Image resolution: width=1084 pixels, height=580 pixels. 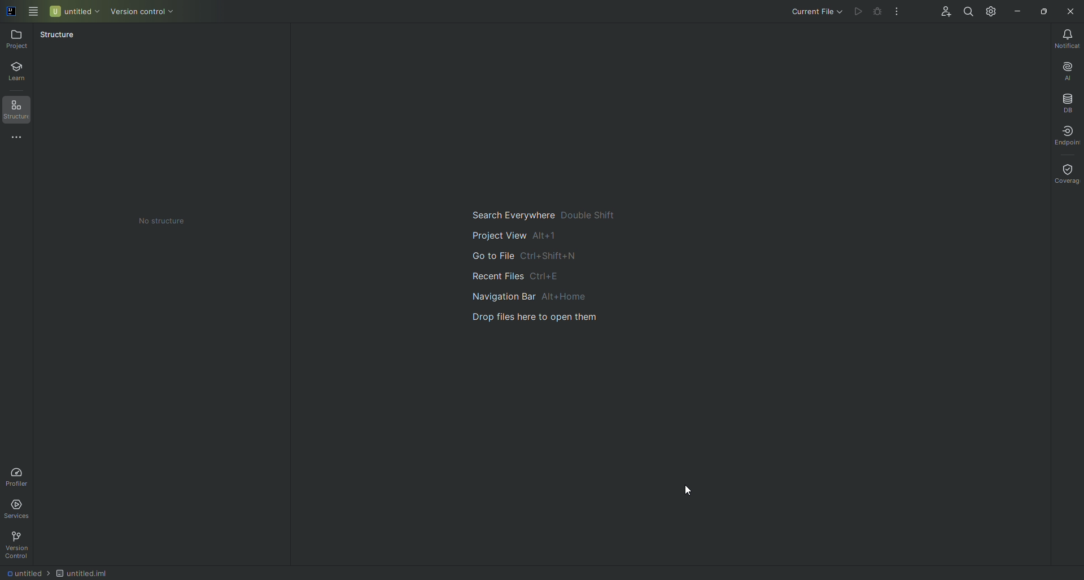 What do you see at coordinates (20, 69) in the screenshot?
I see `Learn` at bounding box center [20, 69].